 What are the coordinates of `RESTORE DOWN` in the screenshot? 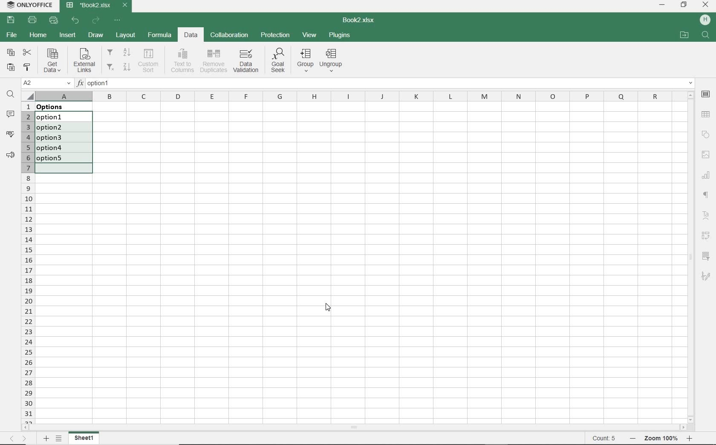 It's located at (684, 6).